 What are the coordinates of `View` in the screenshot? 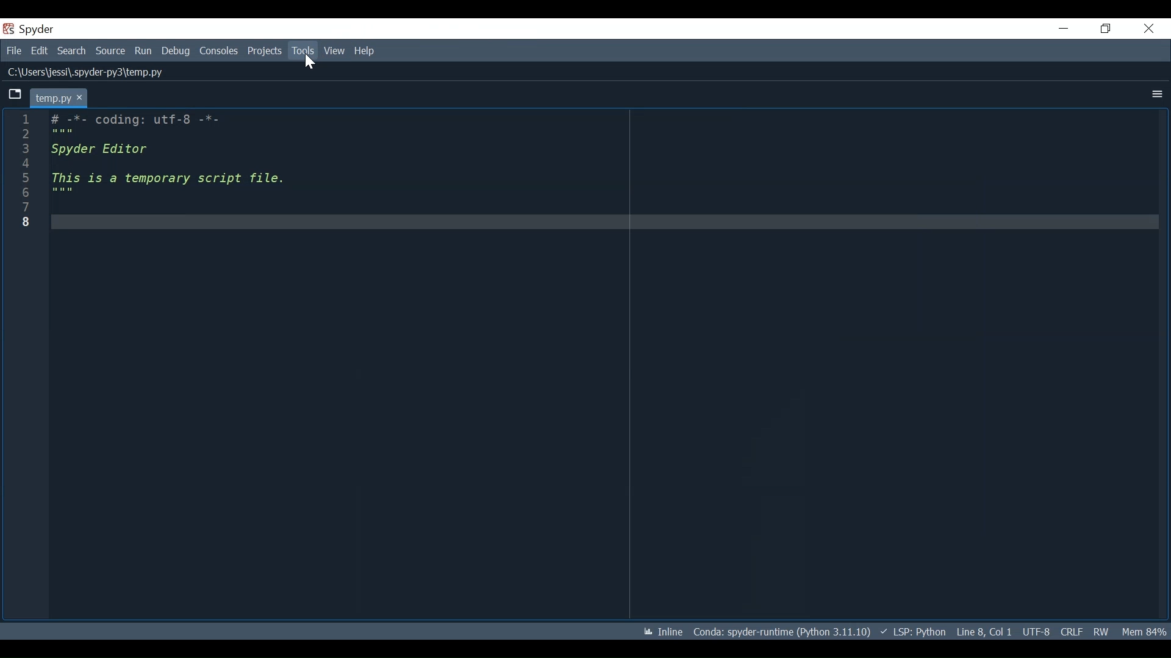 It's located at (334, 51).